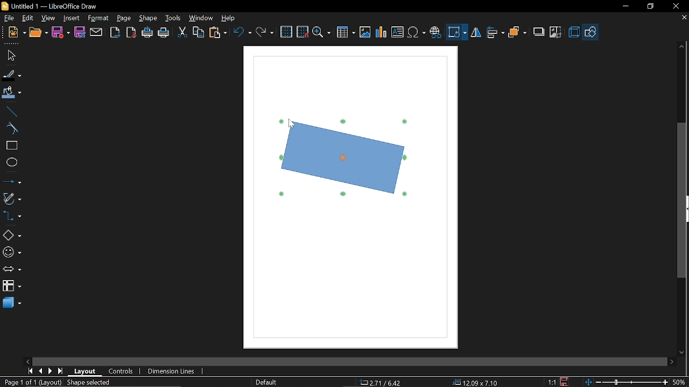 This screenshot has height=387, width=689. What do you see at coordinates (303, 32) in the screenshot?
I see `snap to grid` at bounding box center [303, 32].